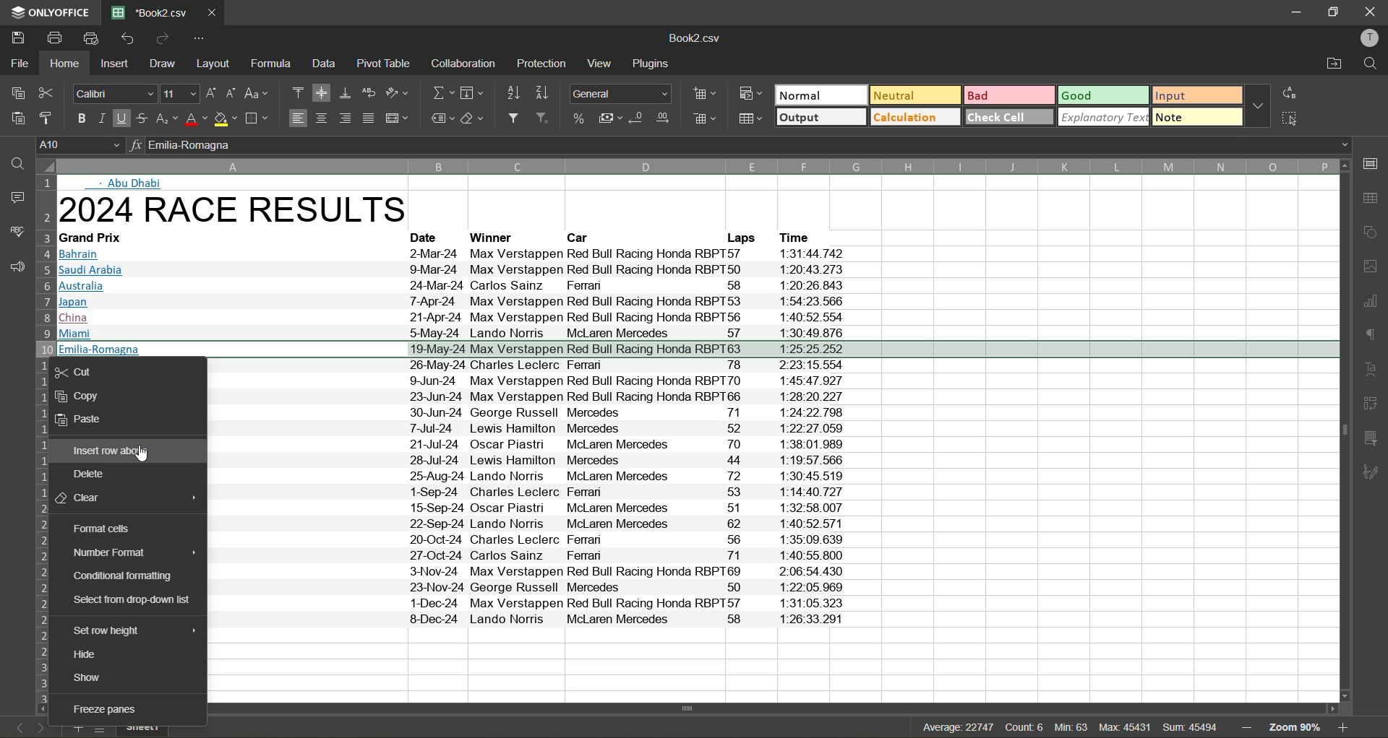 The height and width of the screenshot is (738, 1388). I want to click on more options, so click(1259, 106).